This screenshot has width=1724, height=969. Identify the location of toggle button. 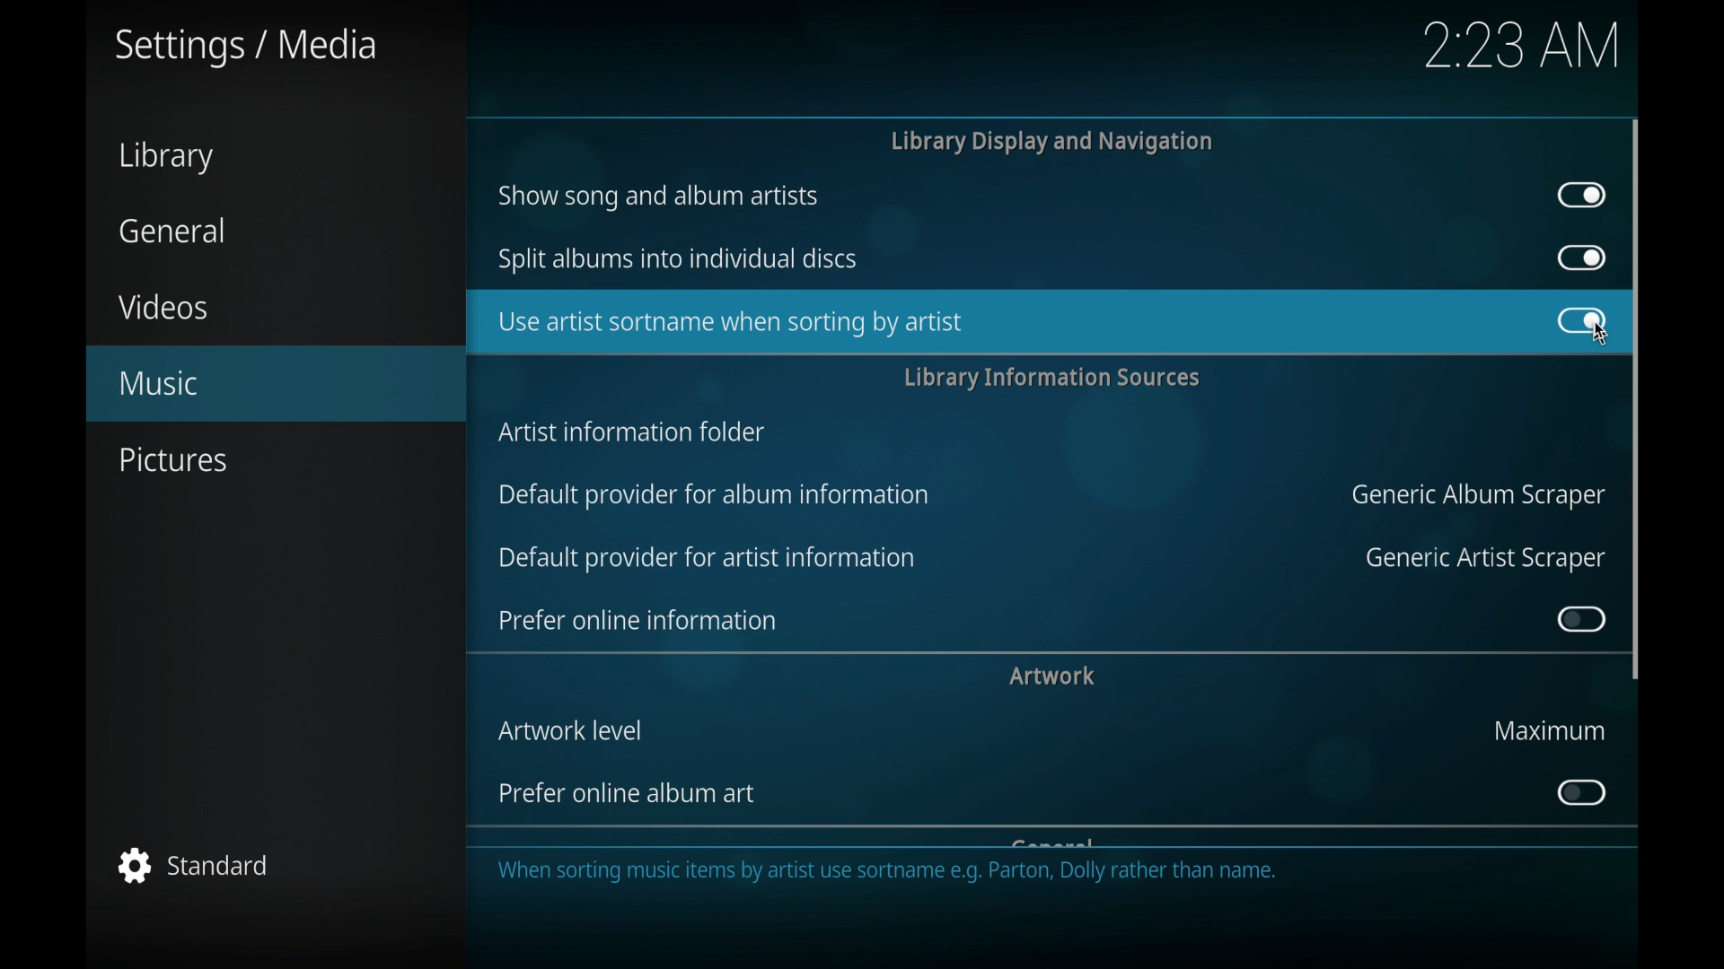
(1580, 619).